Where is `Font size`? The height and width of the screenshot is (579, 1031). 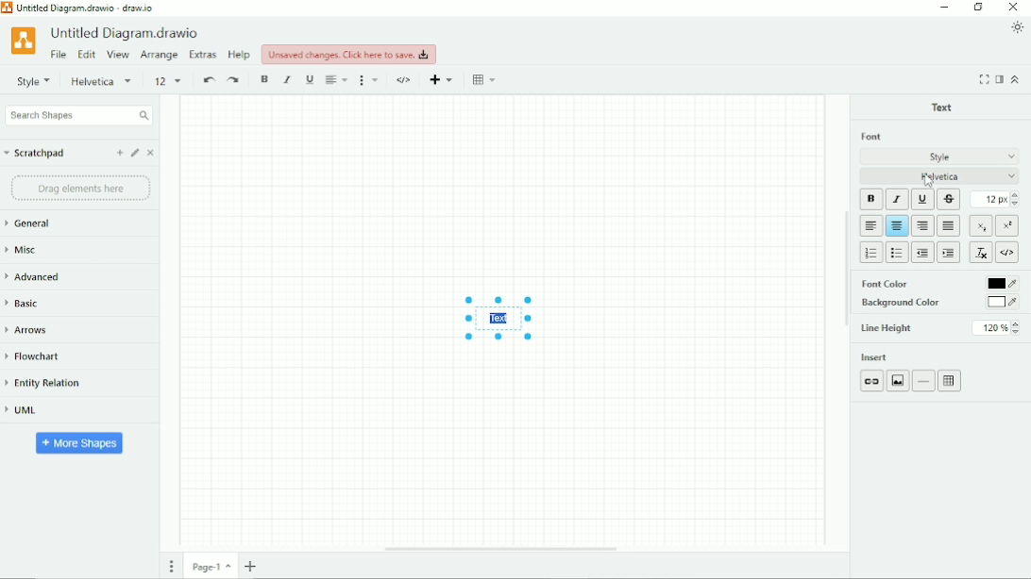 Font size is located at coordinates (996, 200).